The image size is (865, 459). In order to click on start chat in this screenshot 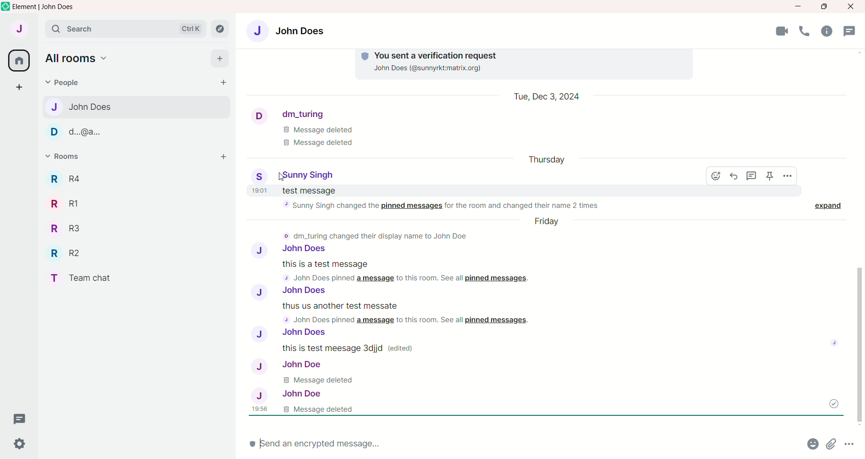, I will do `click(220, 84)`.